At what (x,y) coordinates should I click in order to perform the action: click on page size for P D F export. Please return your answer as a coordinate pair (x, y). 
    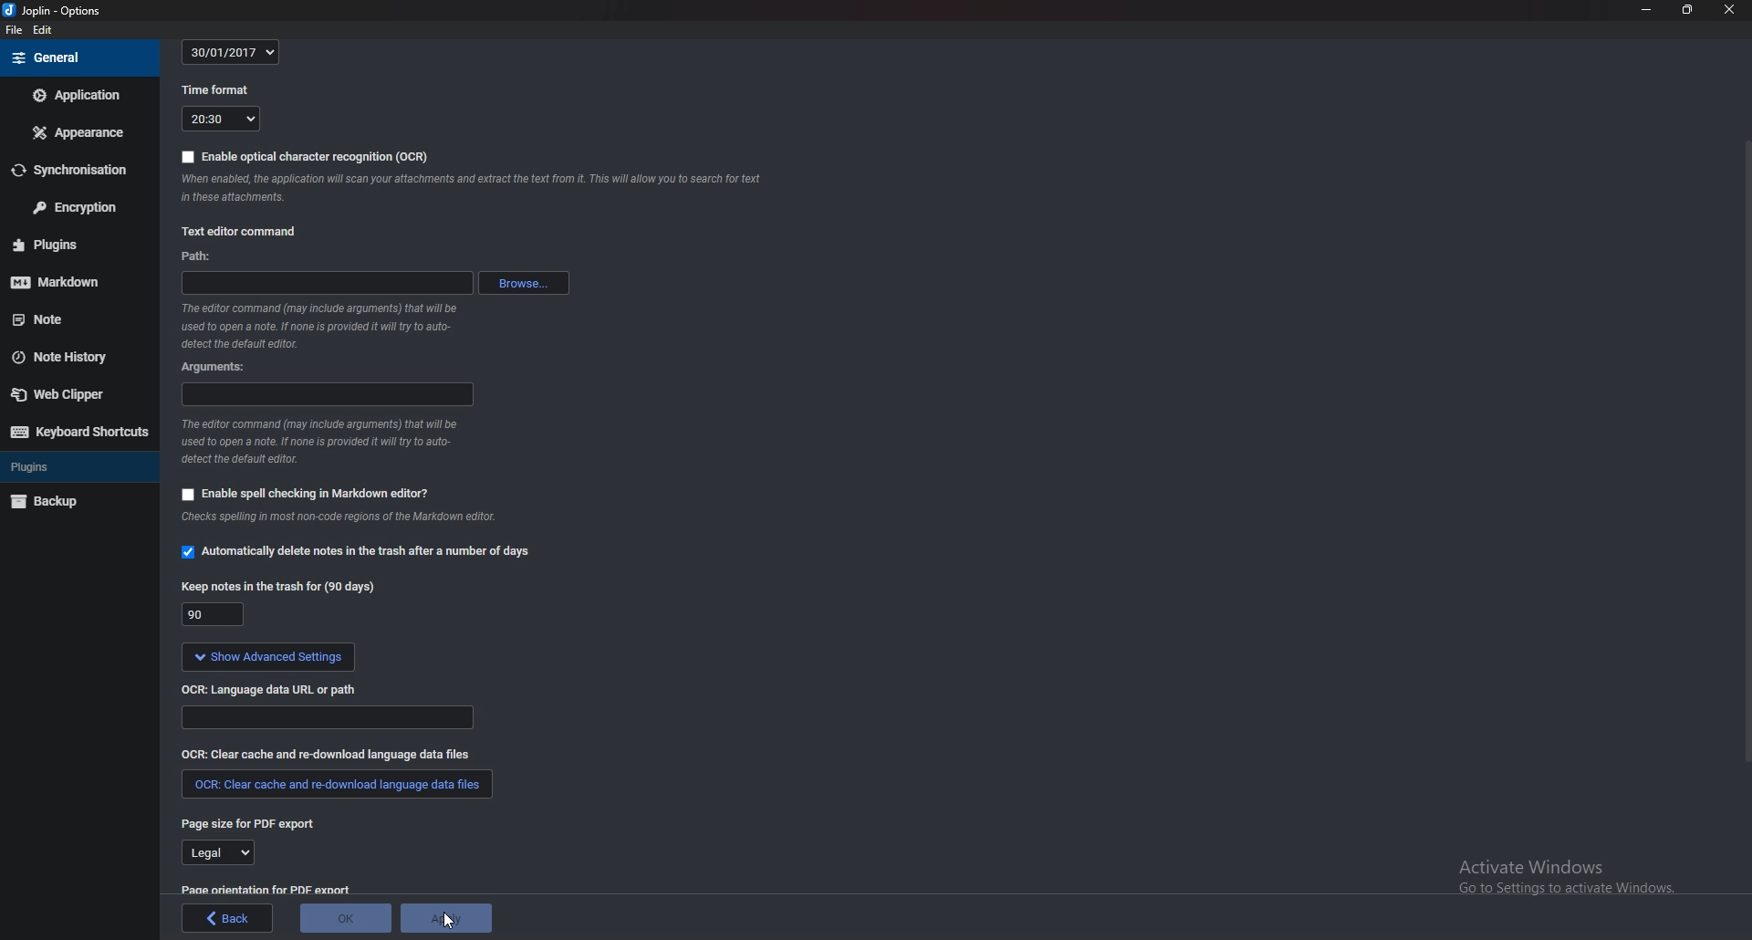
    Looking at the image, I should click on (249, 823).